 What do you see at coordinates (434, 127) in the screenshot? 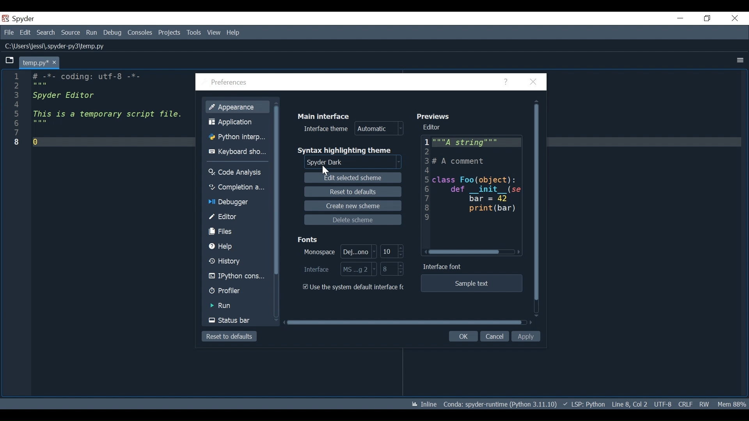
I see `Editor` at bounding box center [434, 127].